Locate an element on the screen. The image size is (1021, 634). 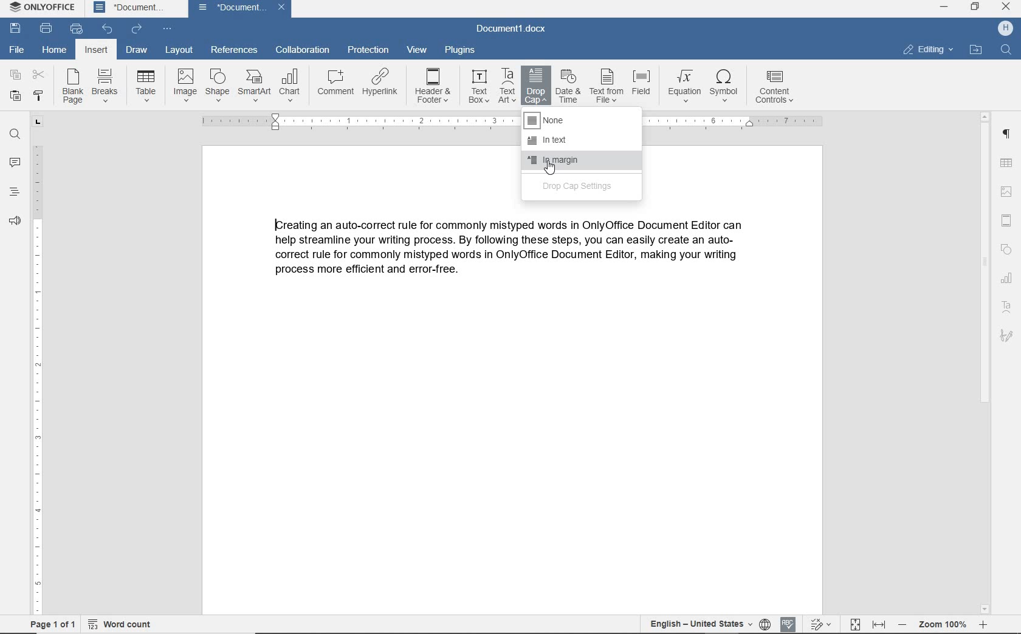
file is located at coordinates (16, 50).